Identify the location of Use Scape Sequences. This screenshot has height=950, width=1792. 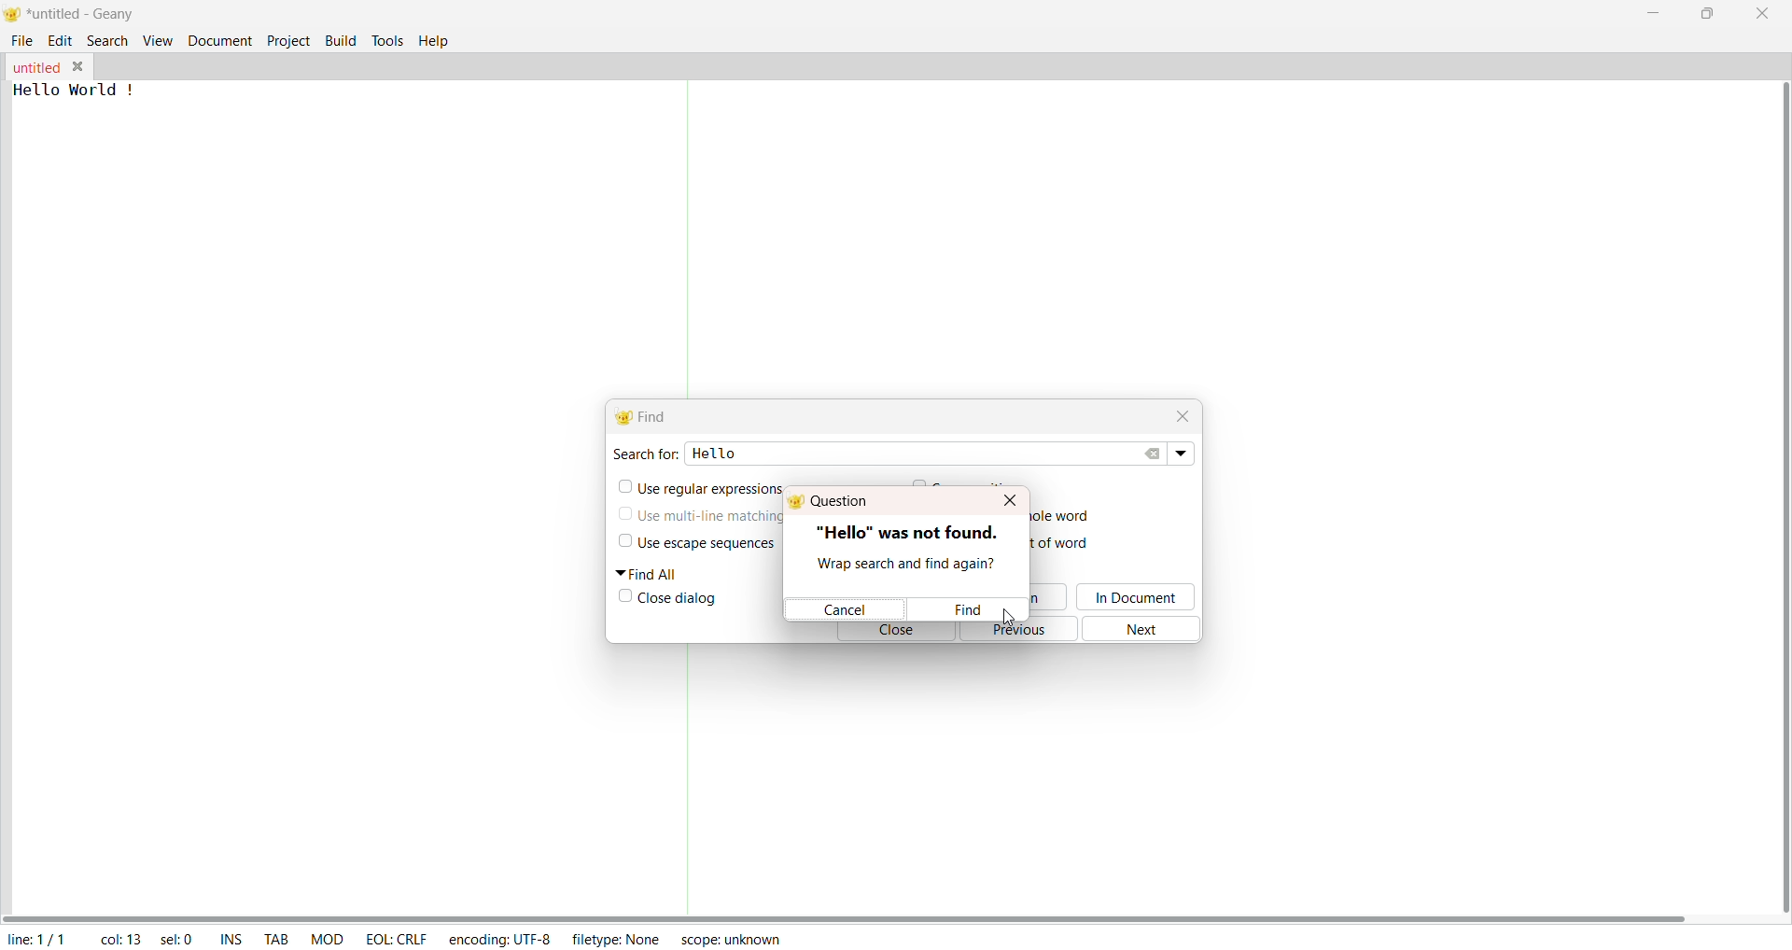
(722, 545).